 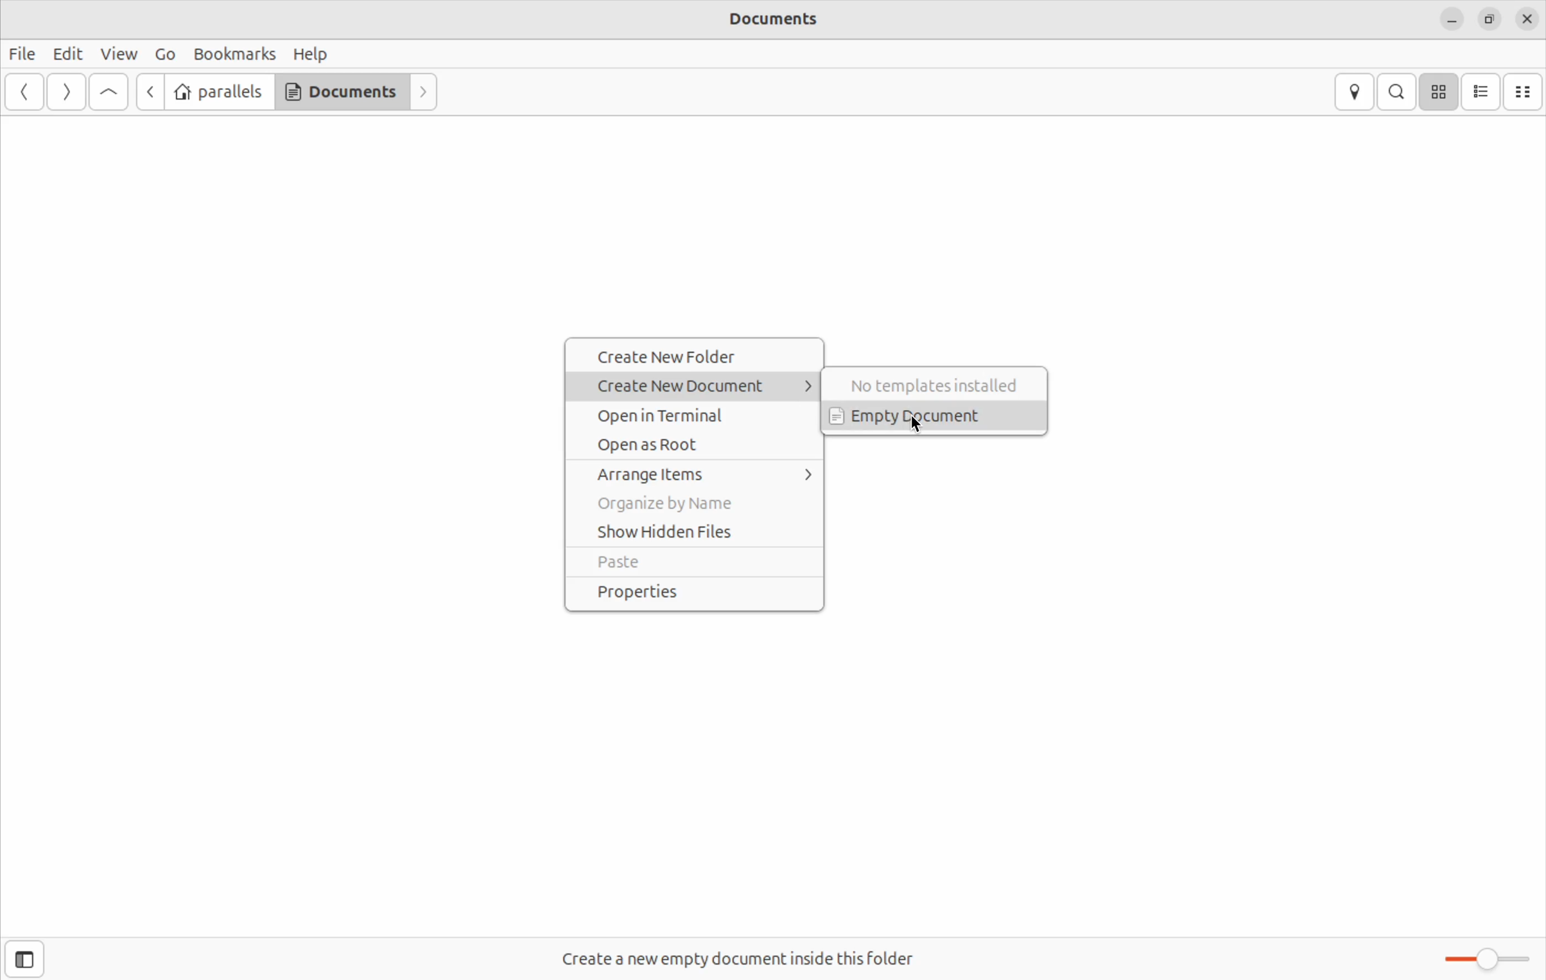 What do you see at coordinates (937, 383) in the screenshot?
I see `no templates intsalled` at bounding box center [937, 383].